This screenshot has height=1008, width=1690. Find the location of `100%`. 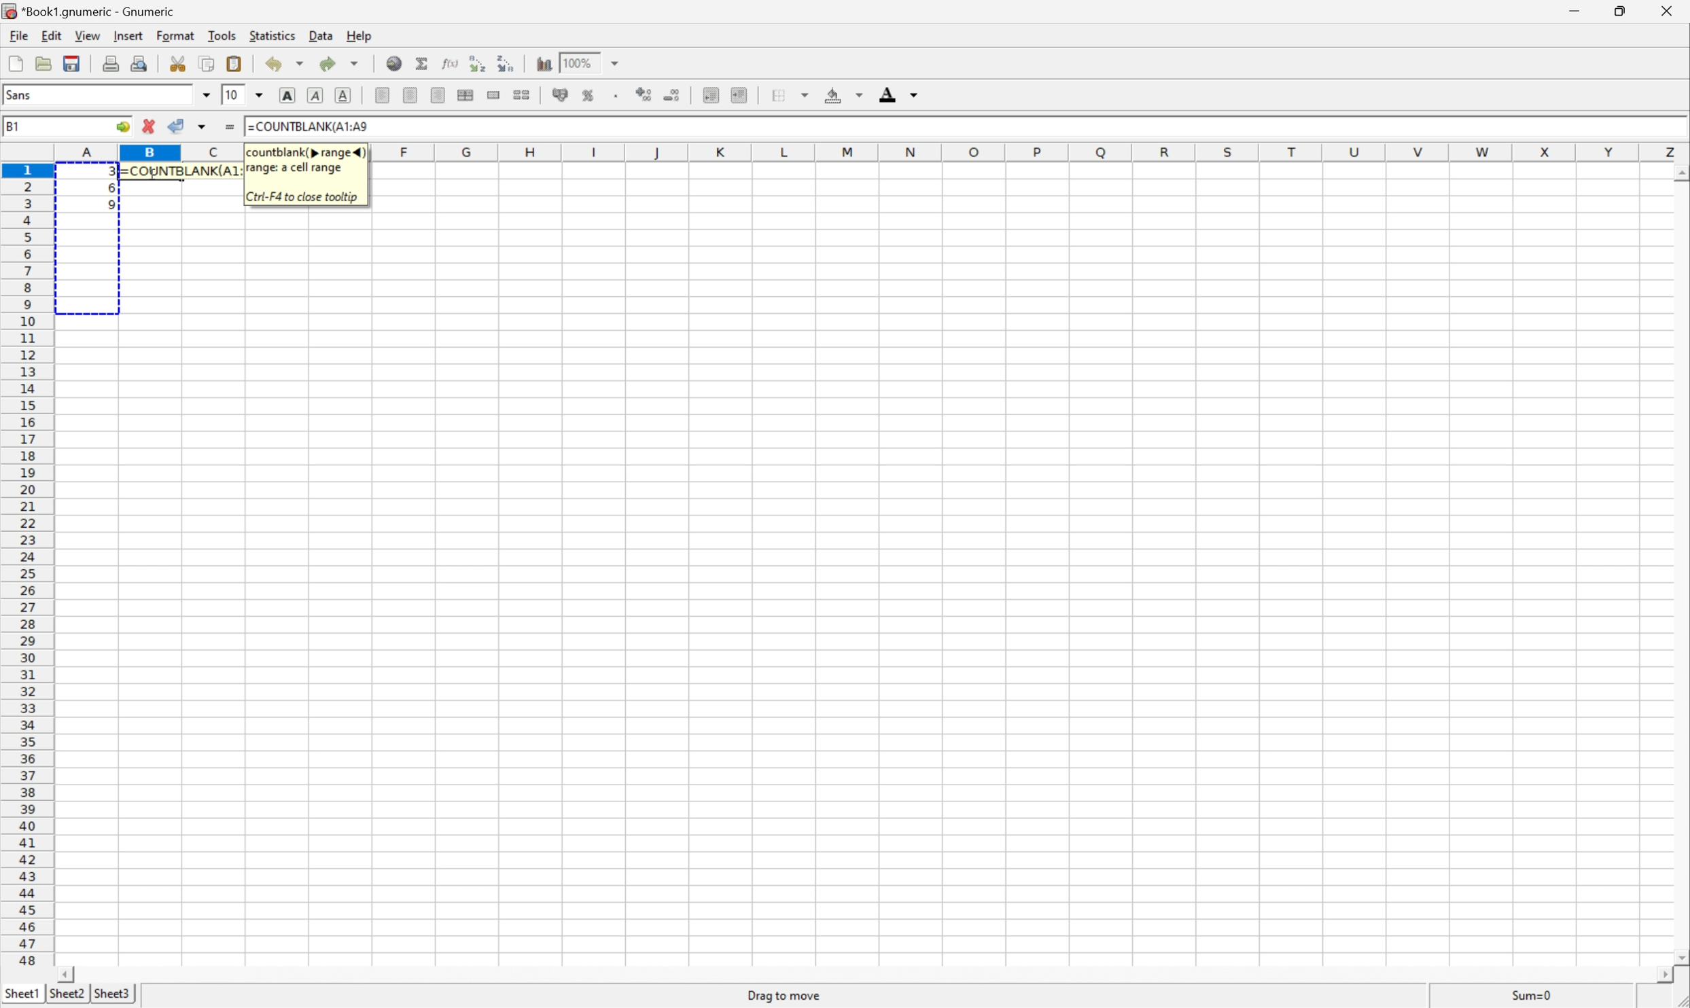

100% is located at coordinates (582, 62).